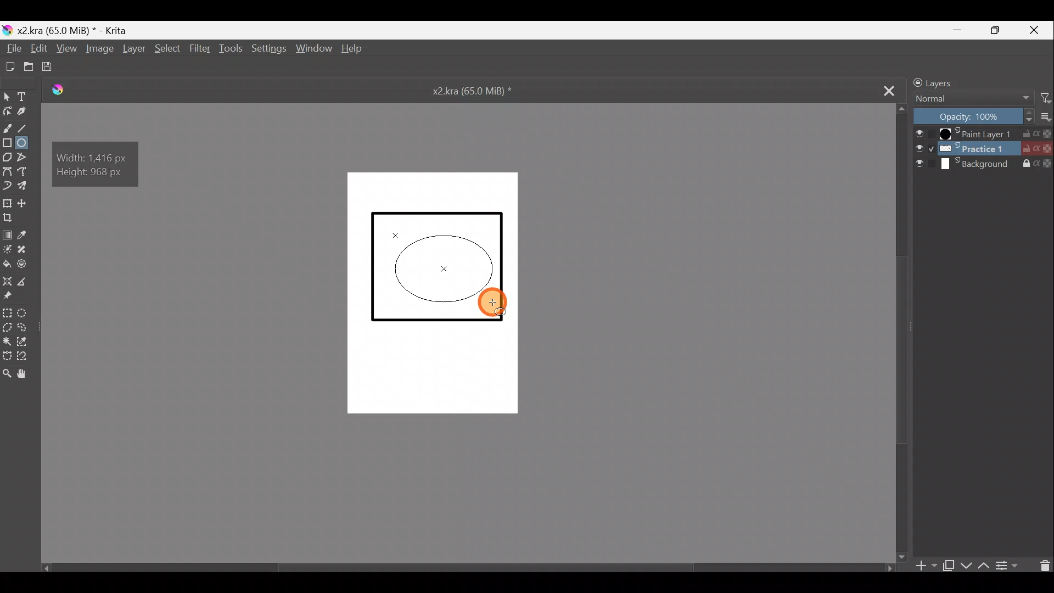 This screenshot has width=1054, height=593. What do you see at coordinates (25, 172) in the screenshot?
I see `Freehand path tool` at bounding box center [25, 172].